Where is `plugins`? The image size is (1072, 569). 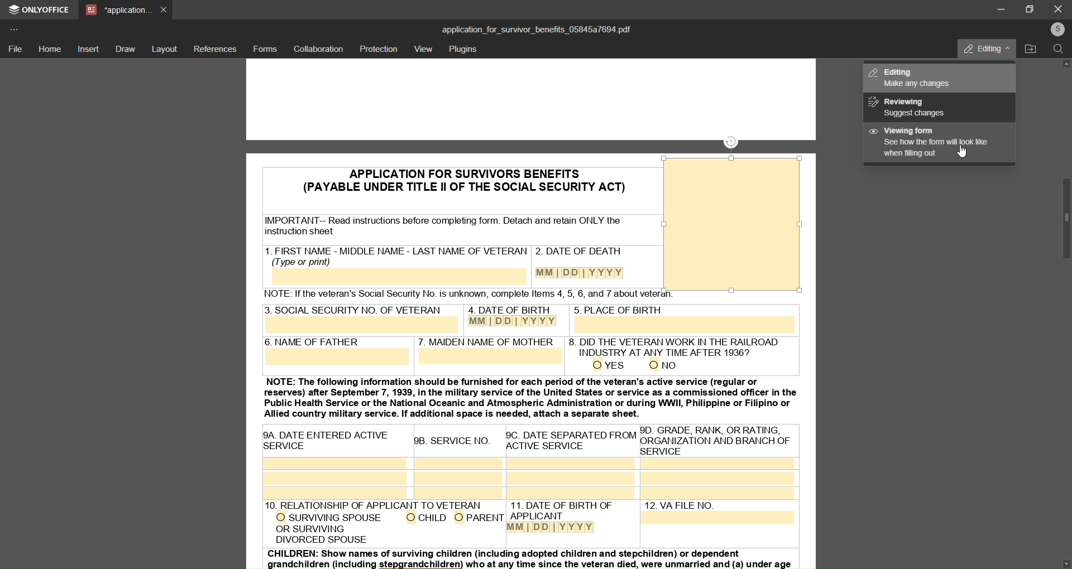
plugins is located at coordinates (465, 50).